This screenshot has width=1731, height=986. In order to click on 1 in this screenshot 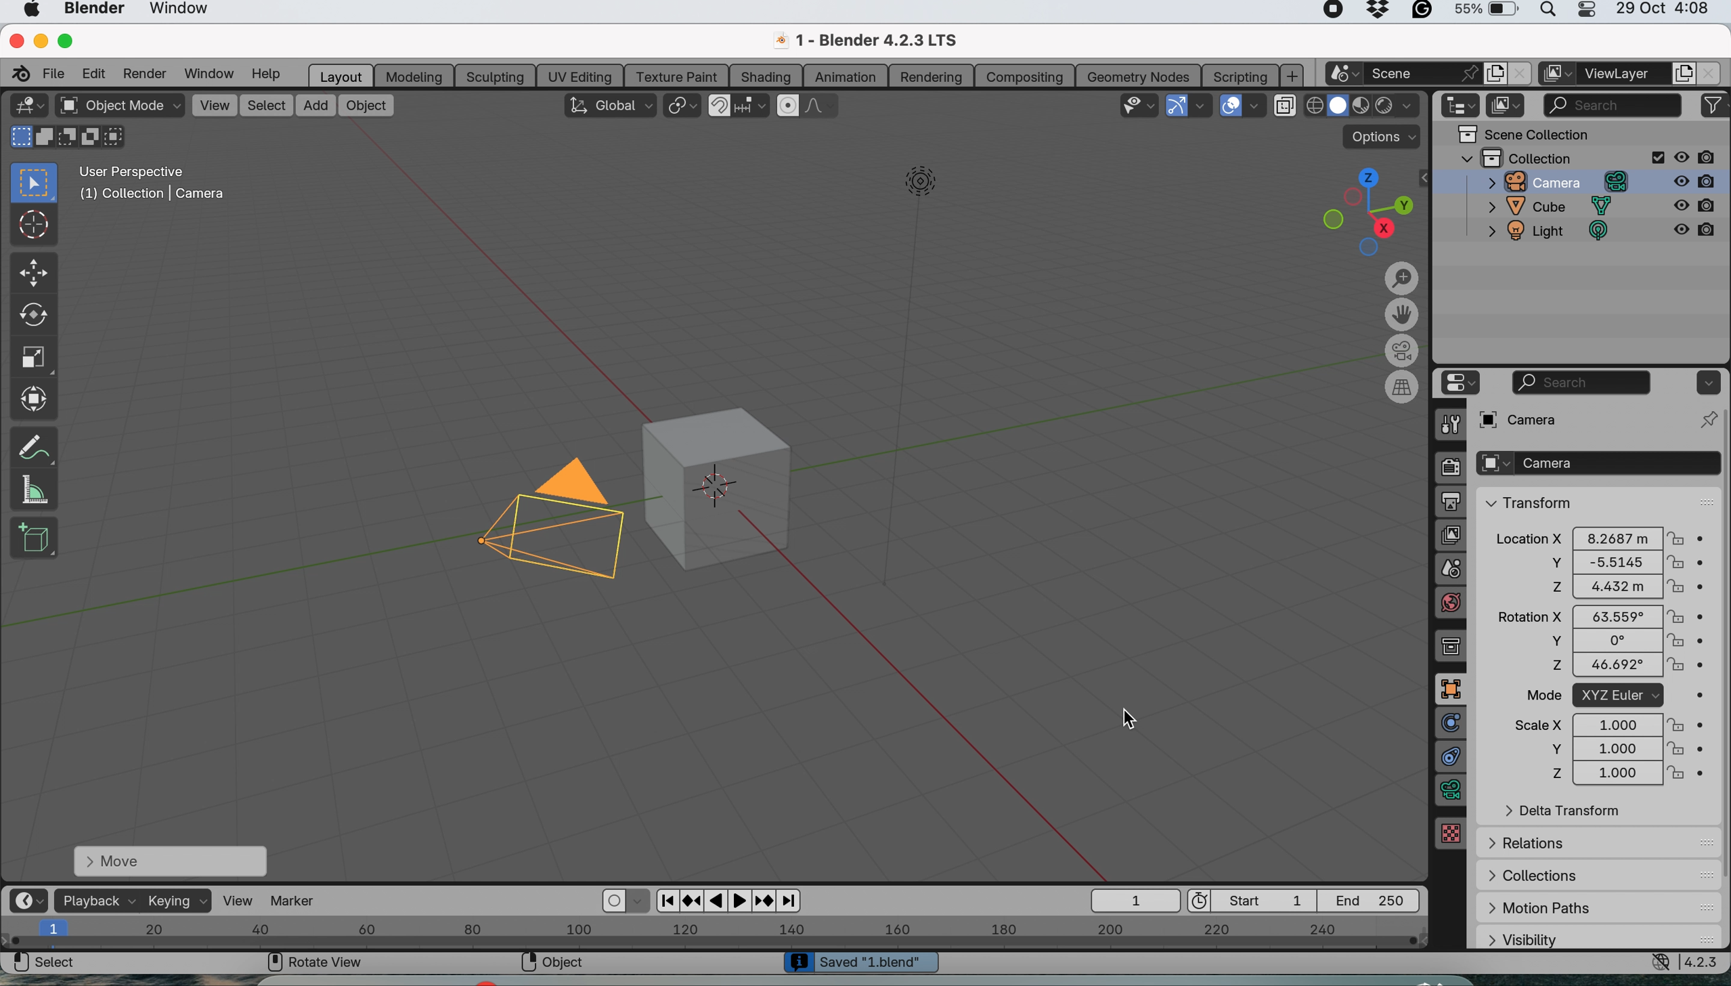, I will do `click(1137, 901)`.